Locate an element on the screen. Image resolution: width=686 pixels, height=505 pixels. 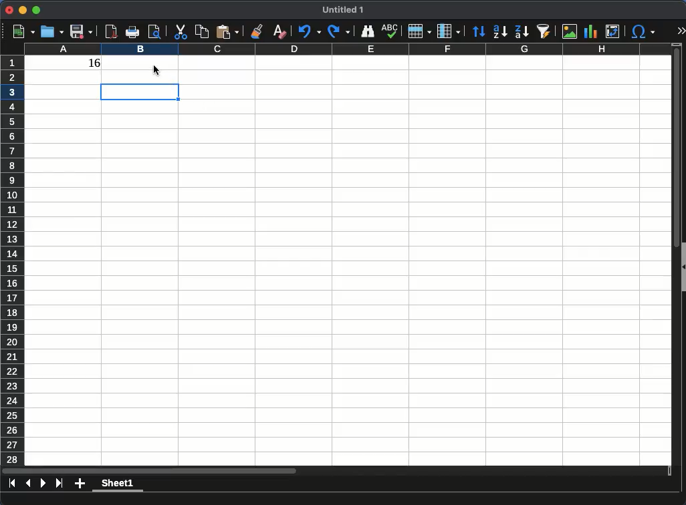
descending is located at coordinates (522, 32).